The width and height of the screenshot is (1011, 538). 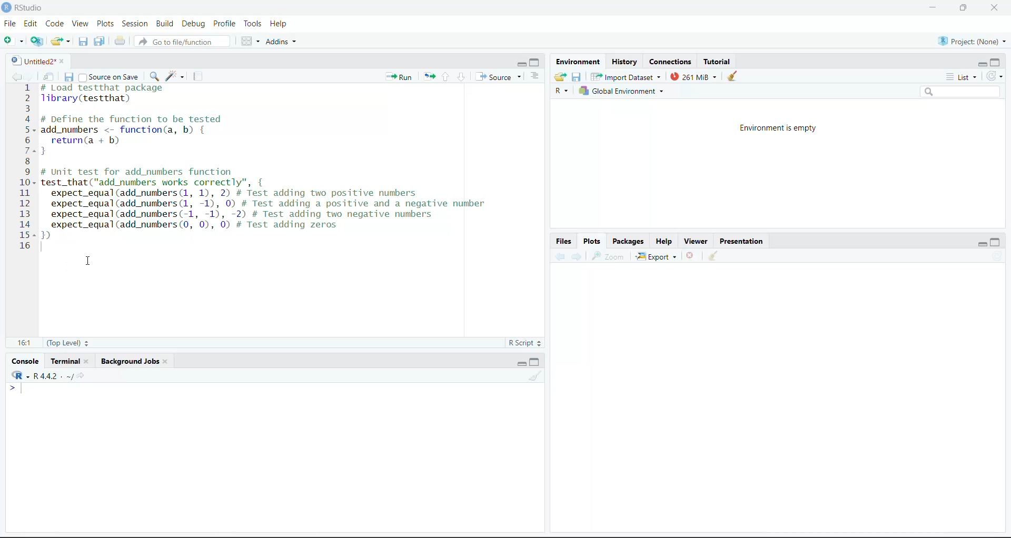 I want to click on Stepper buttons, so click(x=542, y=343).